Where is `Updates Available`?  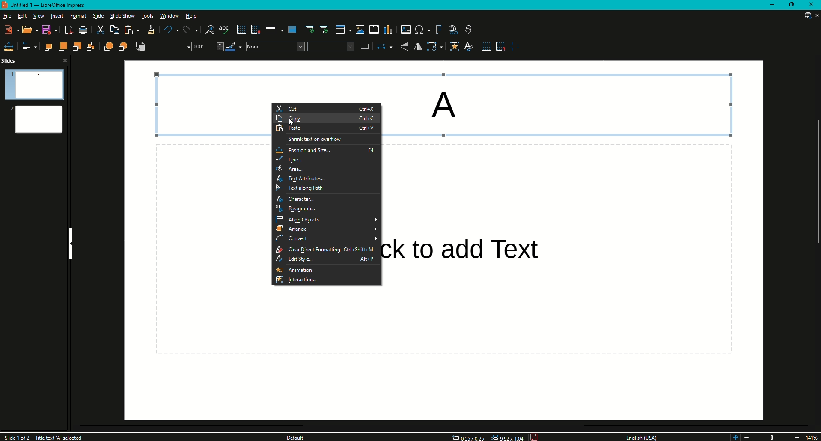
Updates Available is located at coordinates (804, 15).